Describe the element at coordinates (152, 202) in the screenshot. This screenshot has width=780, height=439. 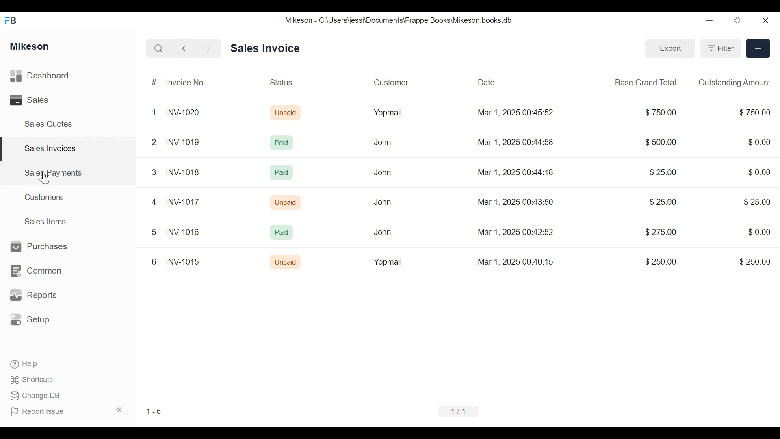
I see `4` at that location.